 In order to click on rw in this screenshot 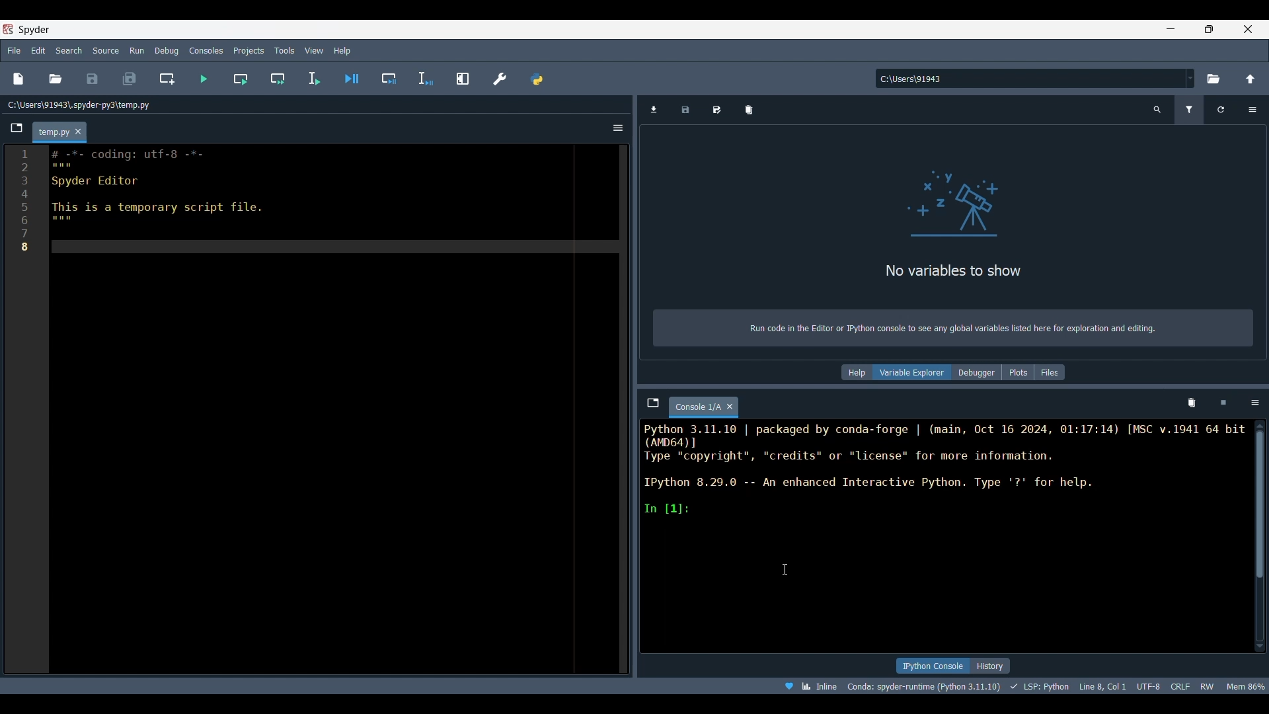, I will do `click(1208, 686)`.